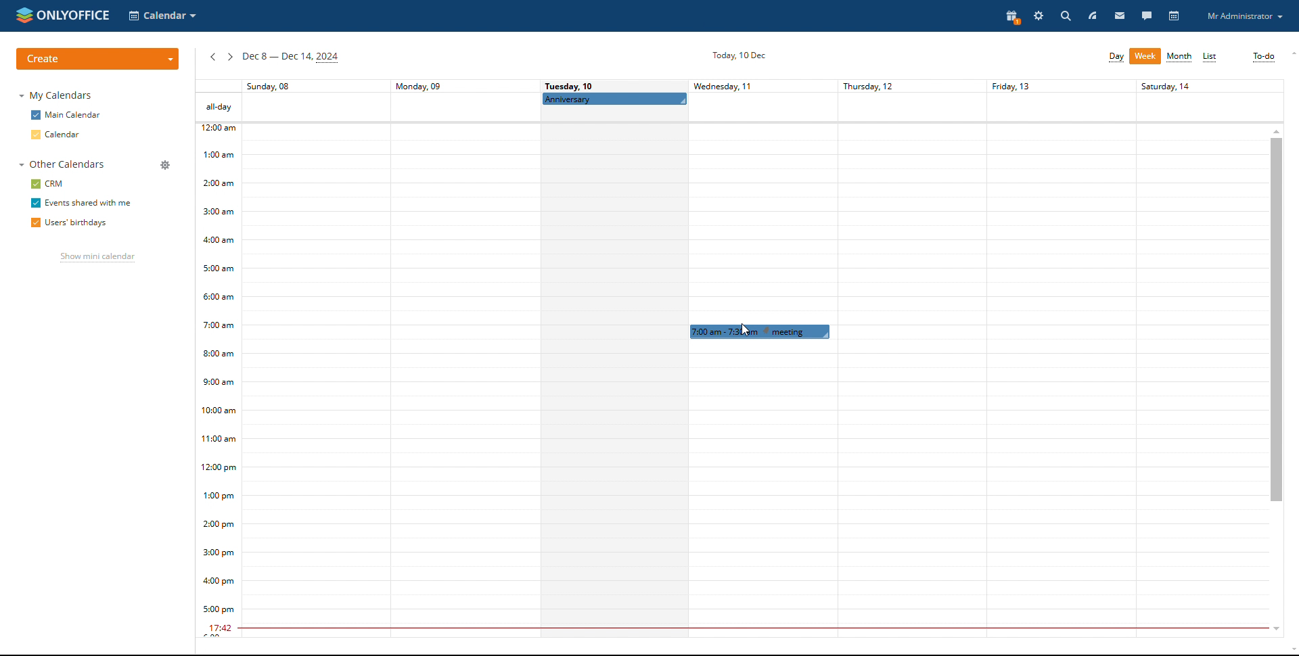  I want to click on events shared with me, so click(81, 203).